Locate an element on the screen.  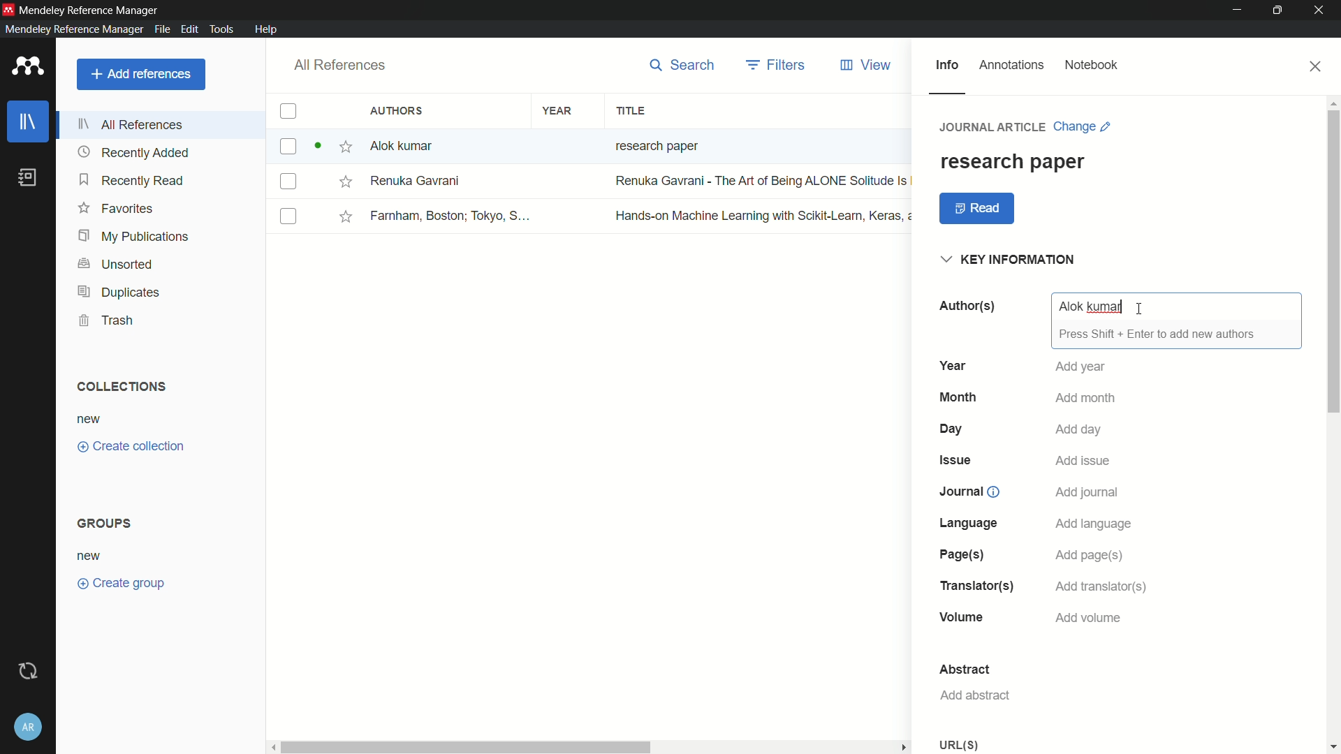
duplicates is located at coordinates (118, 293).